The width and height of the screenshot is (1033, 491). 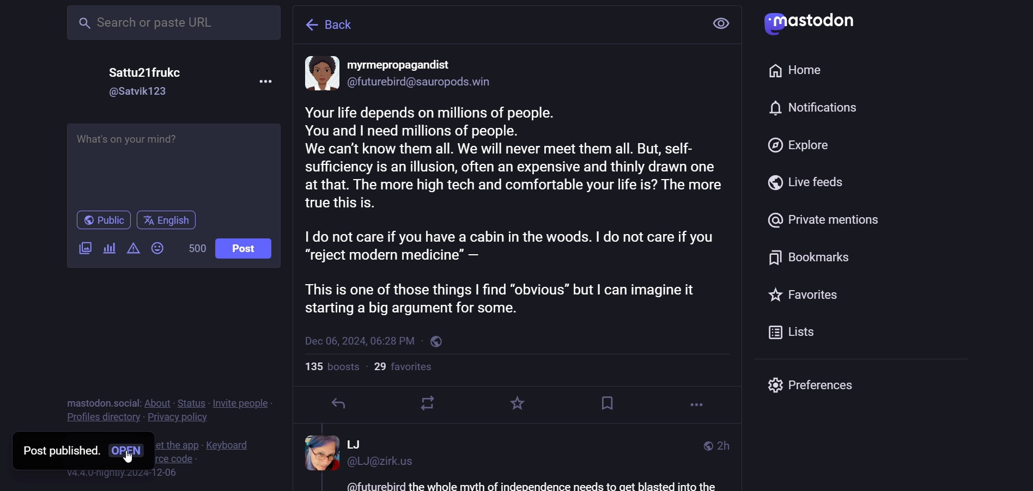 What do you see at coordinates (170, 220) in the screenshot?
I see `english` at bounding box center [170, 220].